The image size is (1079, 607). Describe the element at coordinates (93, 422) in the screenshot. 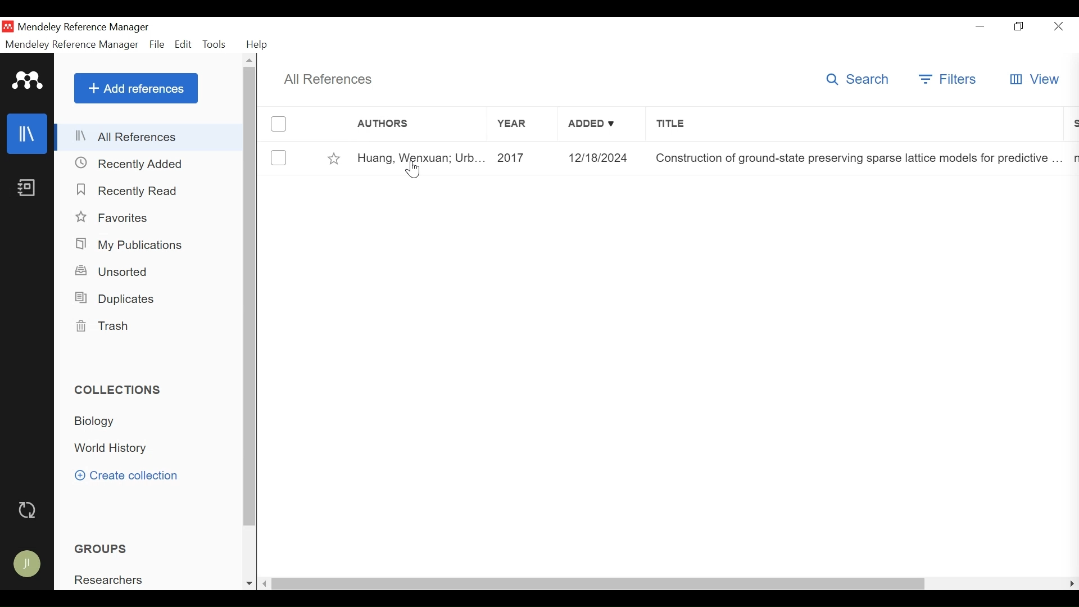

I see `Collection` at that location.